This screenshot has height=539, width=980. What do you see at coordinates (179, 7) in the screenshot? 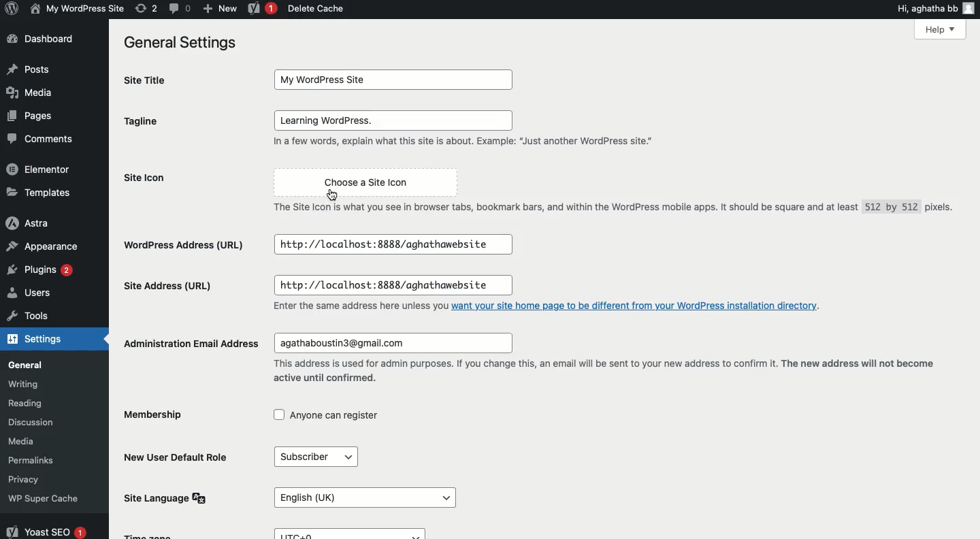
I see `Comment (0)` at bounding box center [179, 7].